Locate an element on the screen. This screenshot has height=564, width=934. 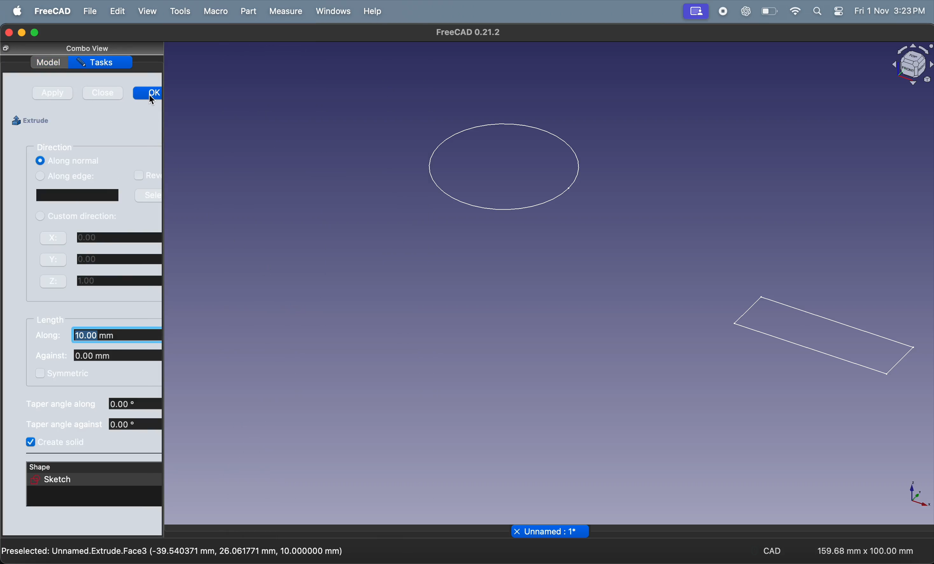
2D circle is located at coordinates (502, 166).